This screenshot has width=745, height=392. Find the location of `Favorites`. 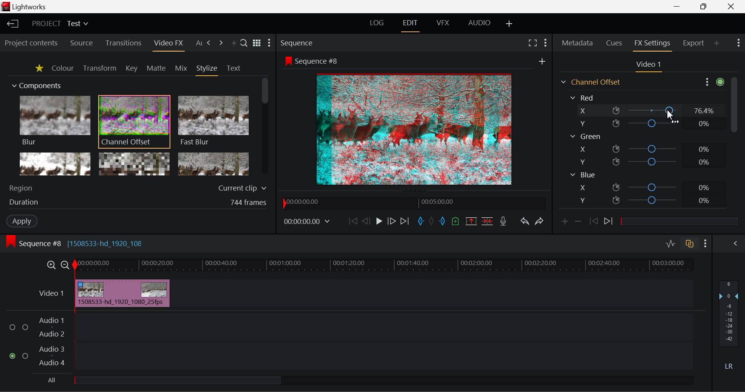

Favorites is located at coordinates (39, 69).